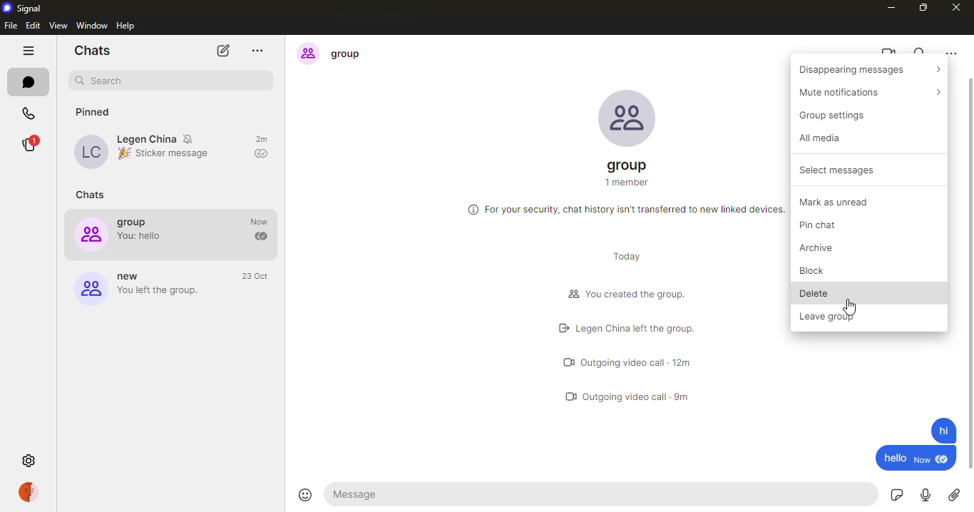 This screenshot has width=974, height=512. What do you see at coordinates (825, 247) in the screenshot?
I see `archive` at bounding box center [825, 247].